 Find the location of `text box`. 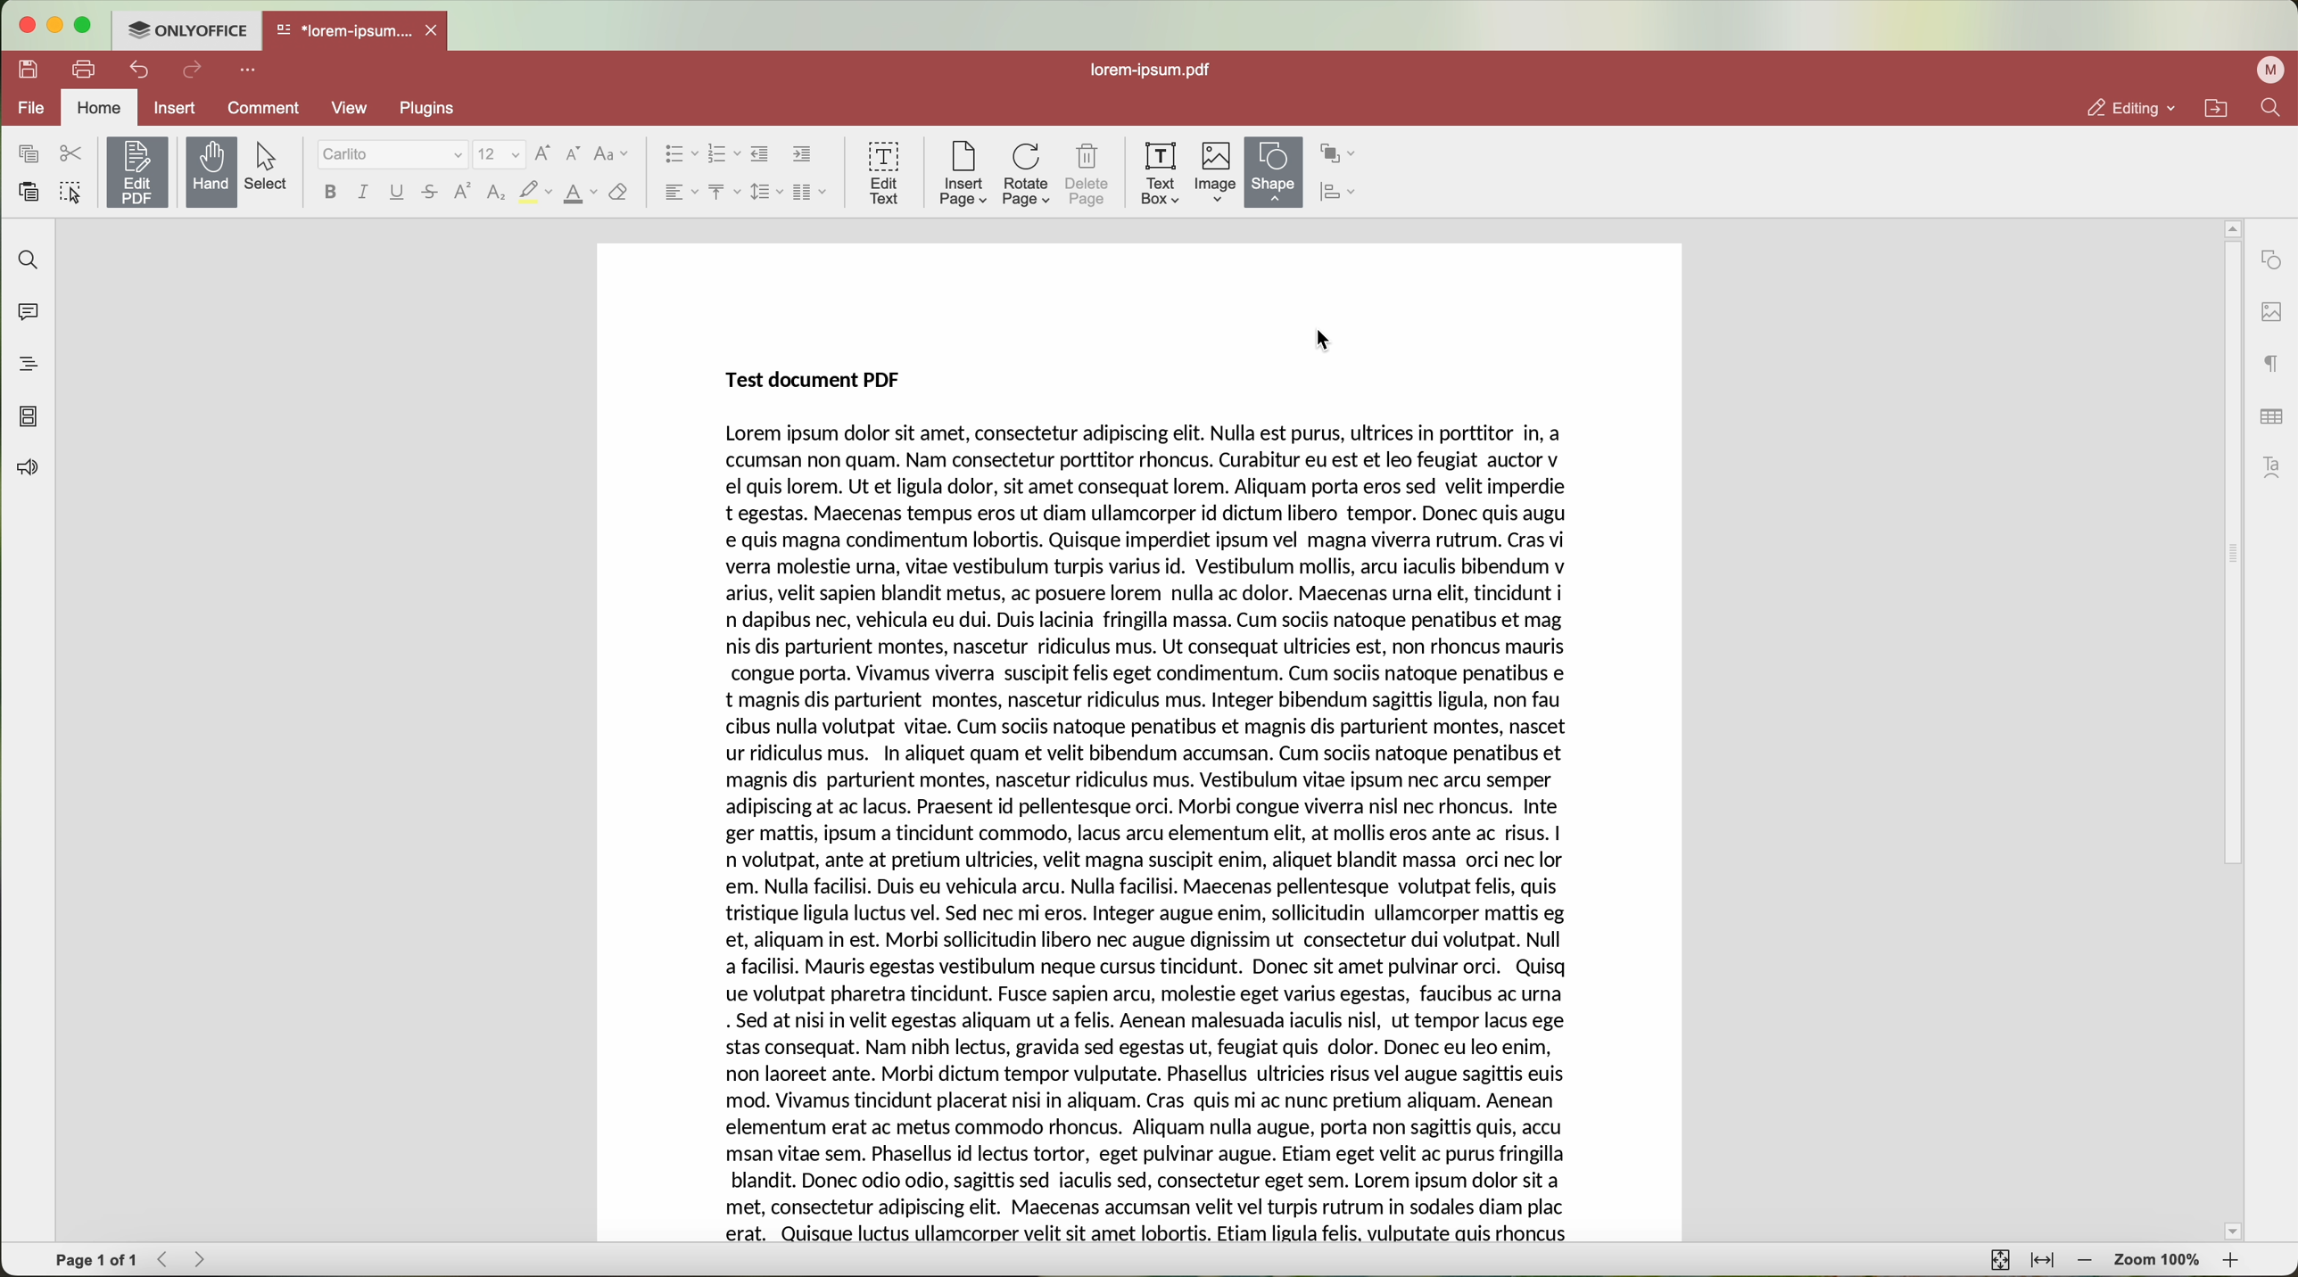

text box is located at coordinates (1159, 171).